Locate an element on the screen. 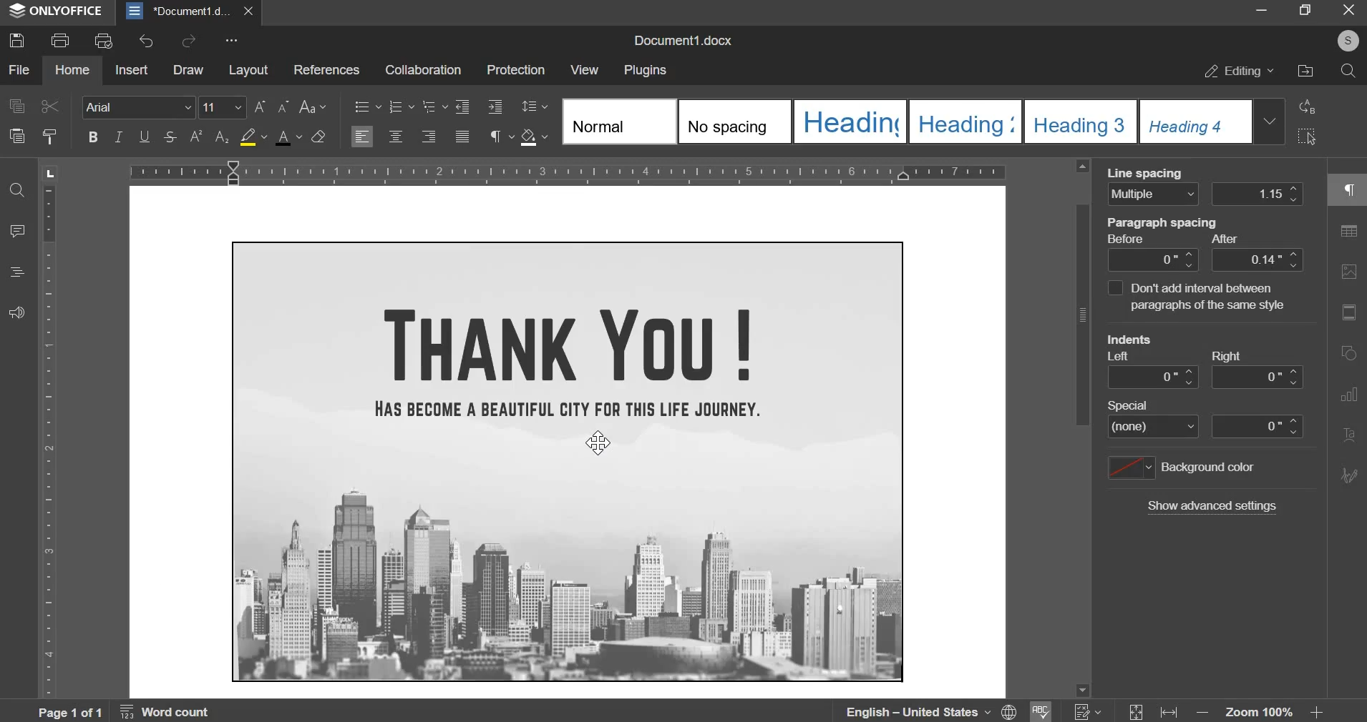  special is located at coordinates (1203, 428).